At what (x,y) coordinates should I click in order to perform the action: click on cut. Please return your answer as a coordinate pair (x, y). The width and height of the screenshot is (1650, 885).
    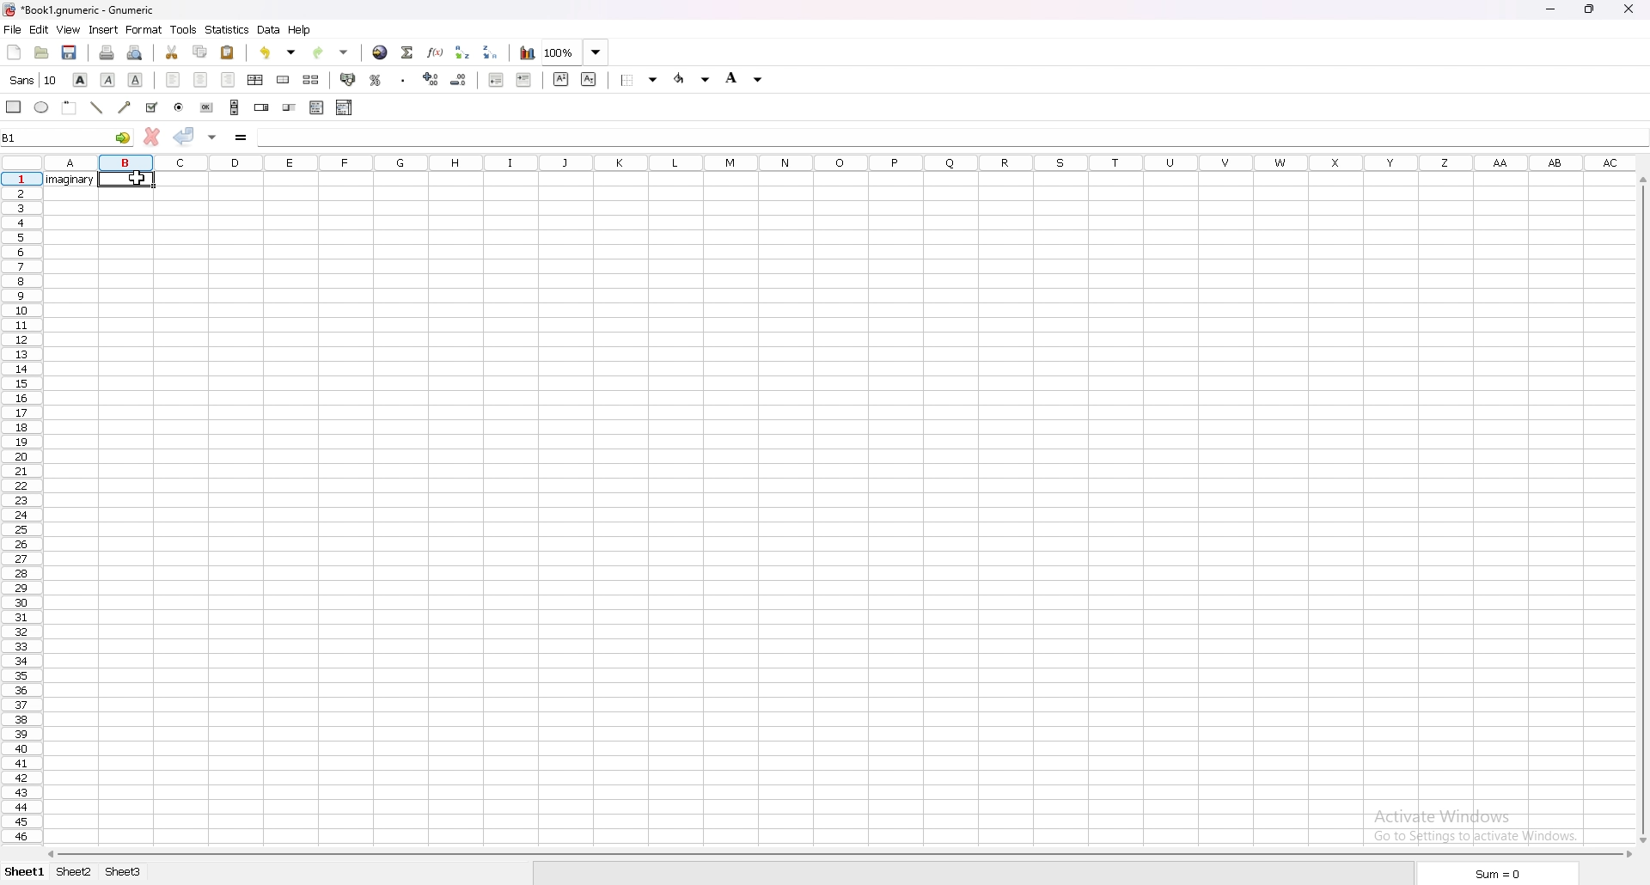
    Looking at the image, I should click on (172, 52).